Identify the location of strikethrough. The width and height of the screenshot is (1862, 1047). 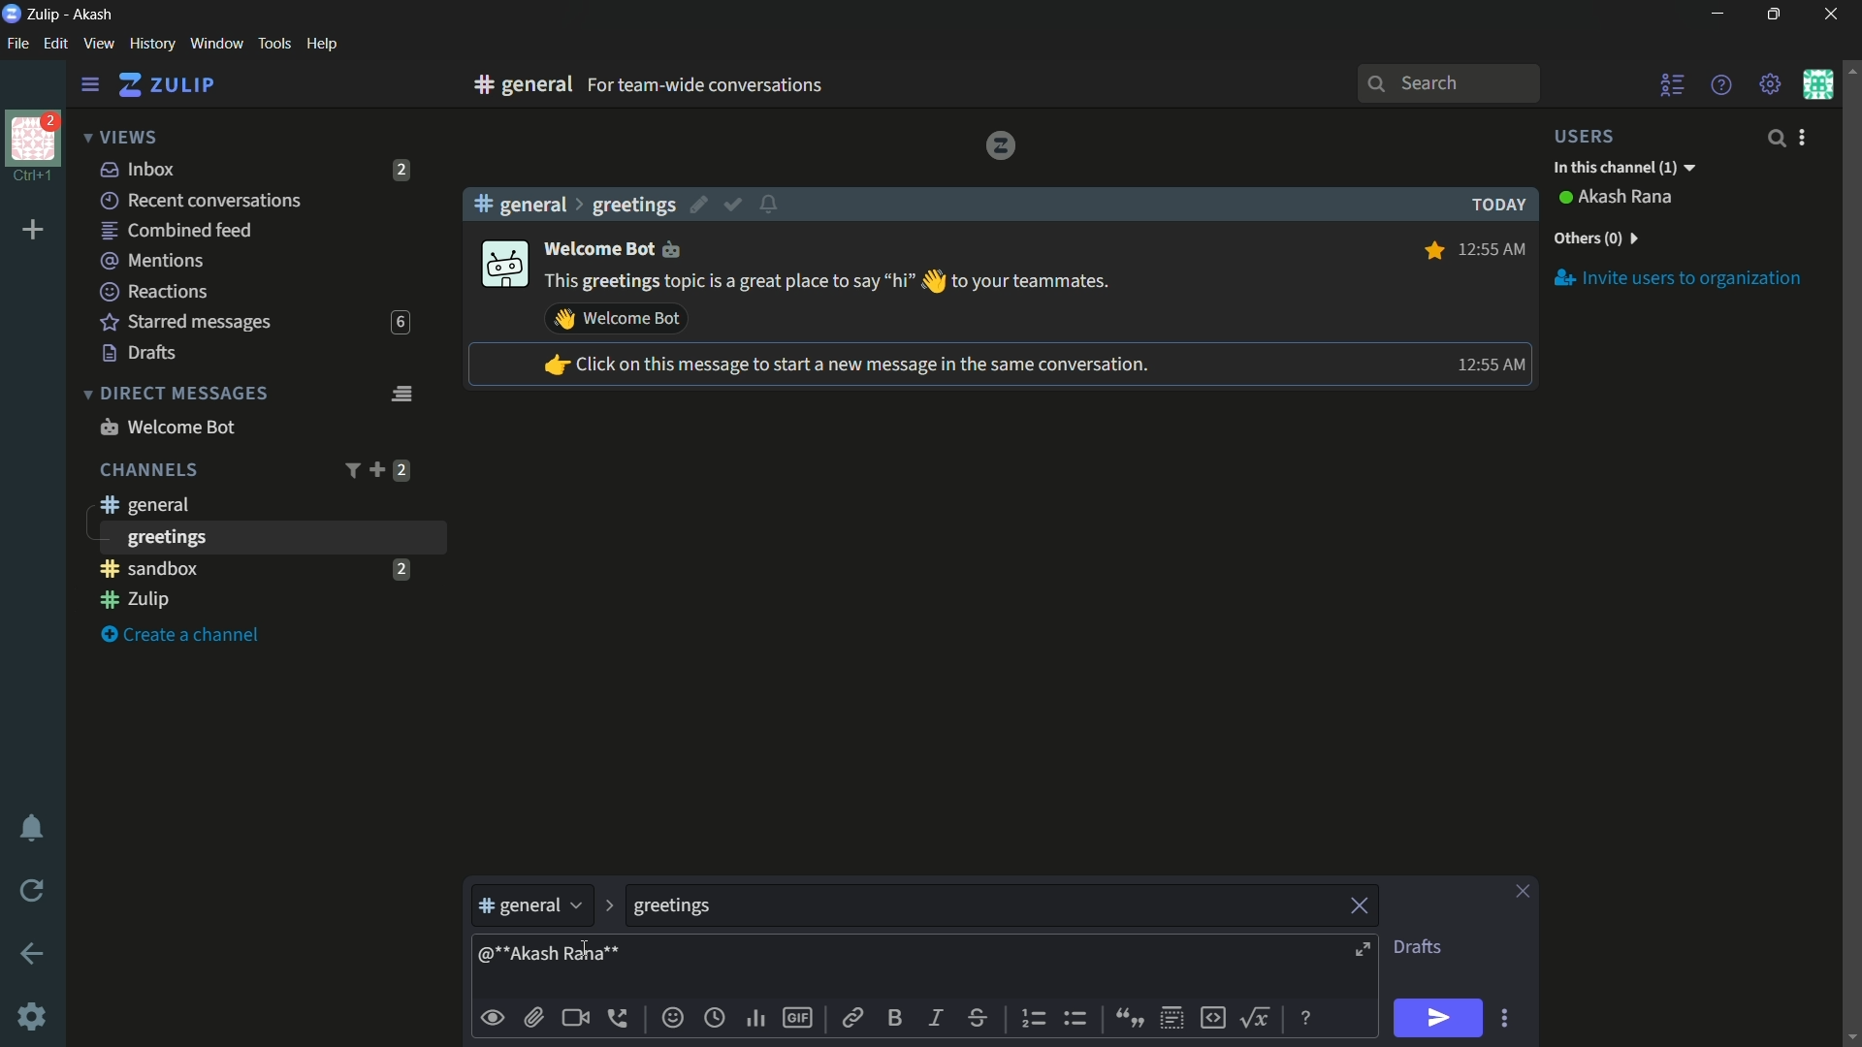
(979, 1020).